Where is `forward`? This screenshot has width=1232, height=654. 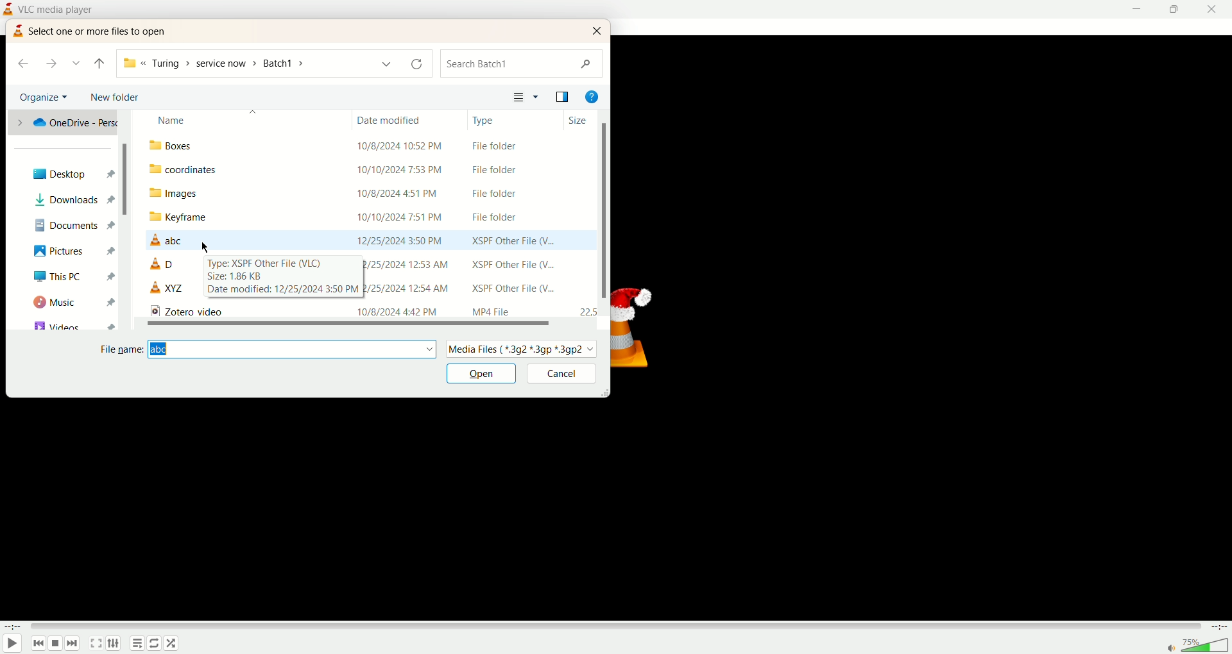
forward is located at coordinates (51, 65).